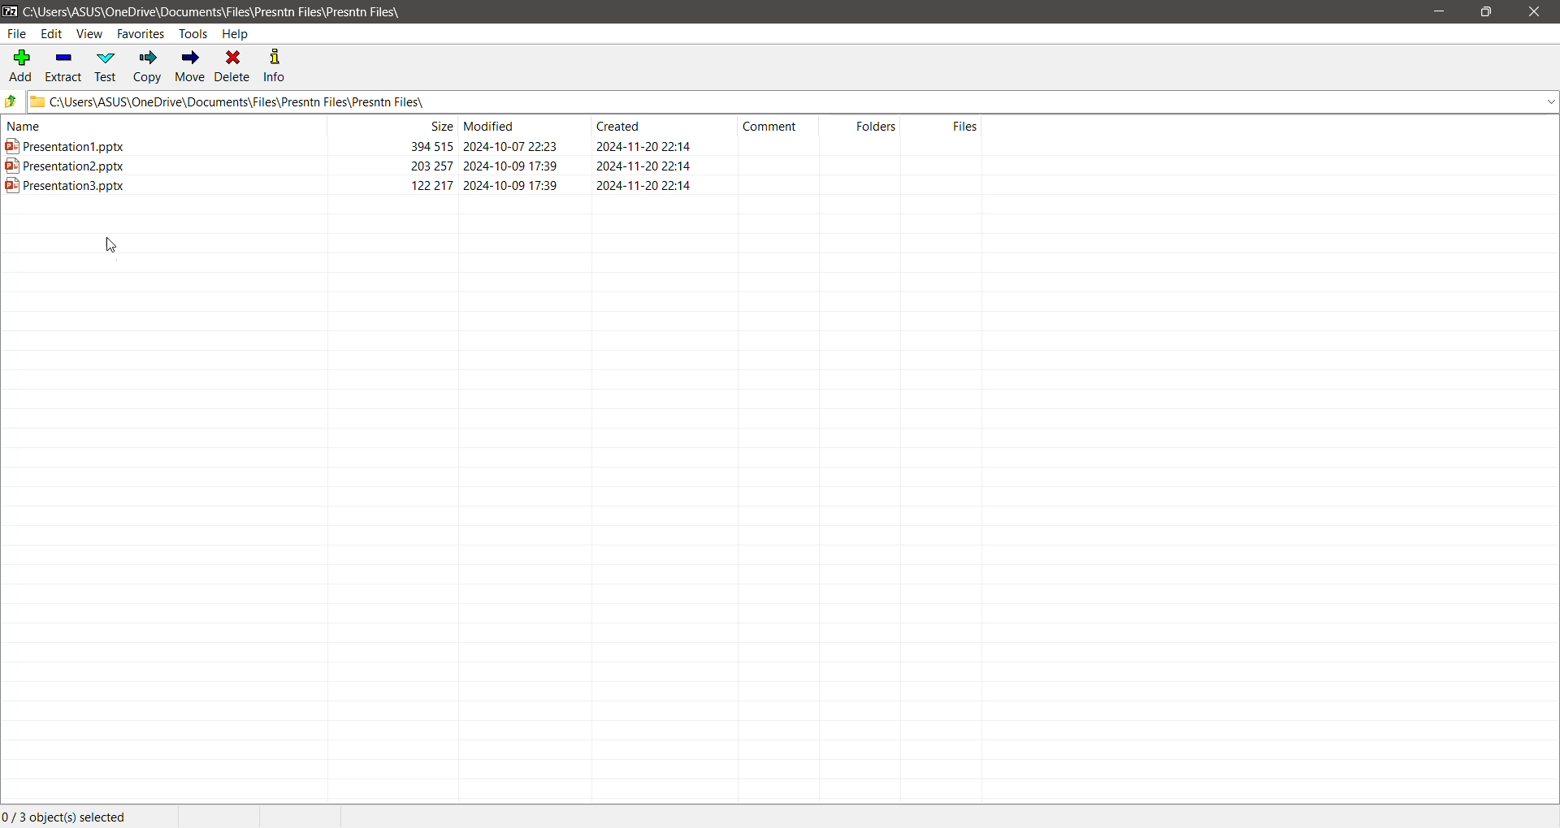 Image resolution: width=1560 pixels, height=828 pixels. What do you see at coordinates (65, 65) in the screenshot?
I see `Extract` at bounding box center [65, 65].